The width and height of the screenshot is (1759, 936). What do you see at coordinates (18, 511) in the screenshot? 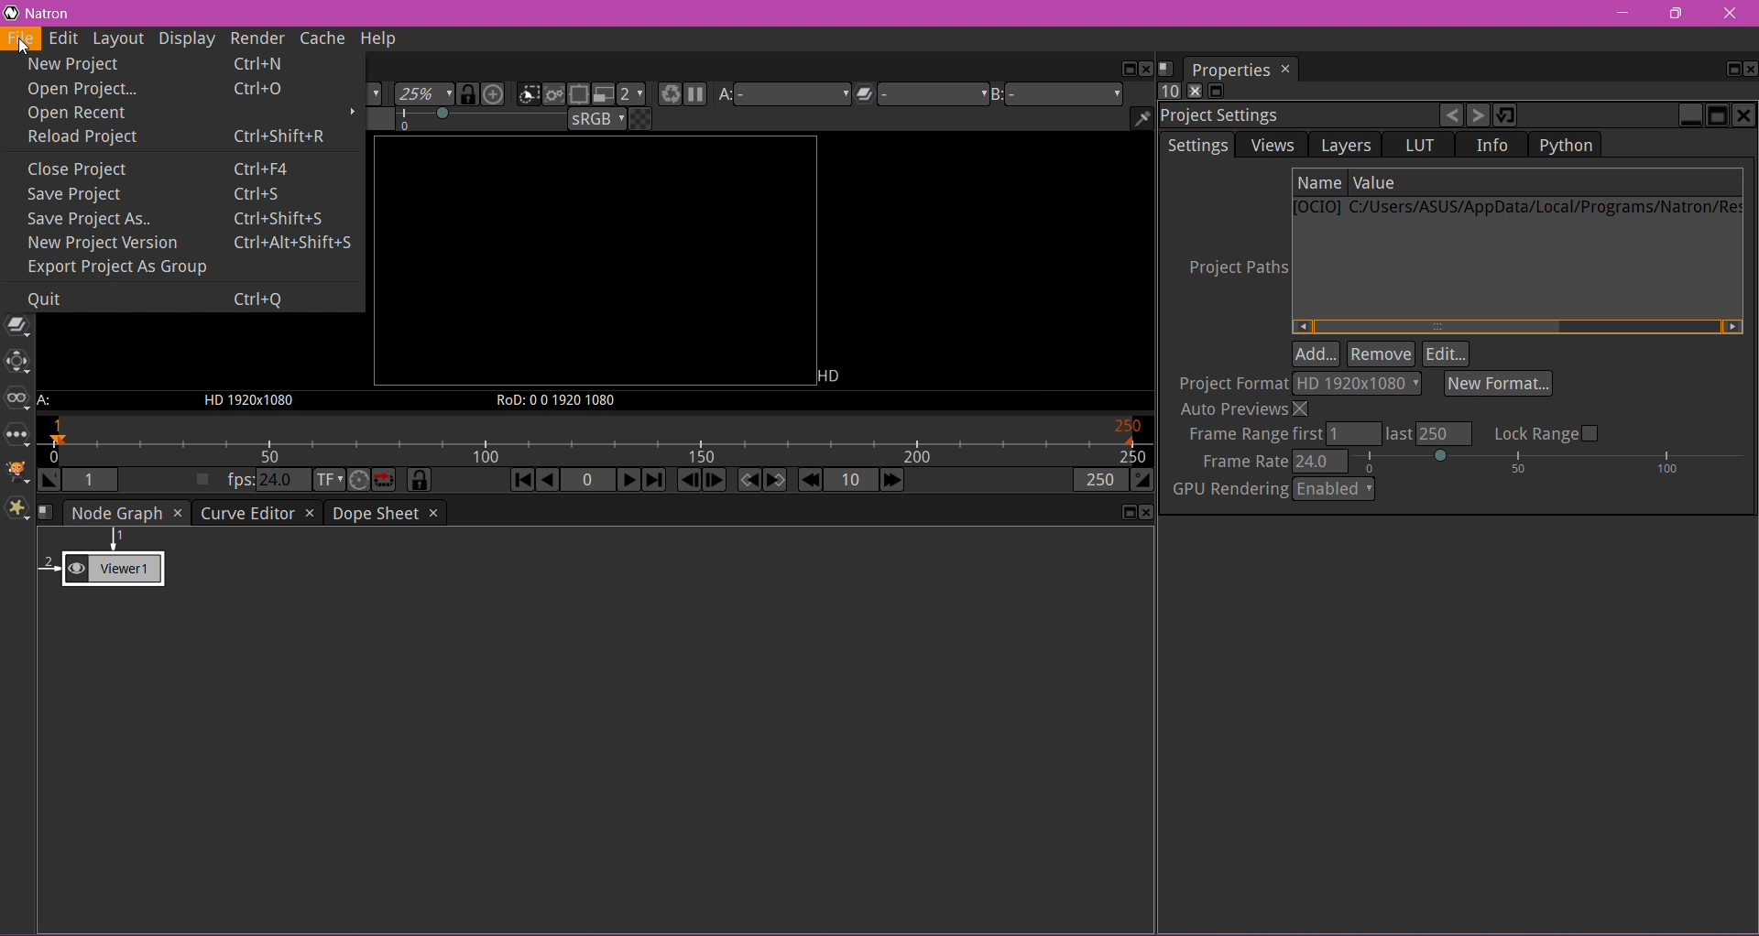
I see `Extra` at bounding box center [18, 511].